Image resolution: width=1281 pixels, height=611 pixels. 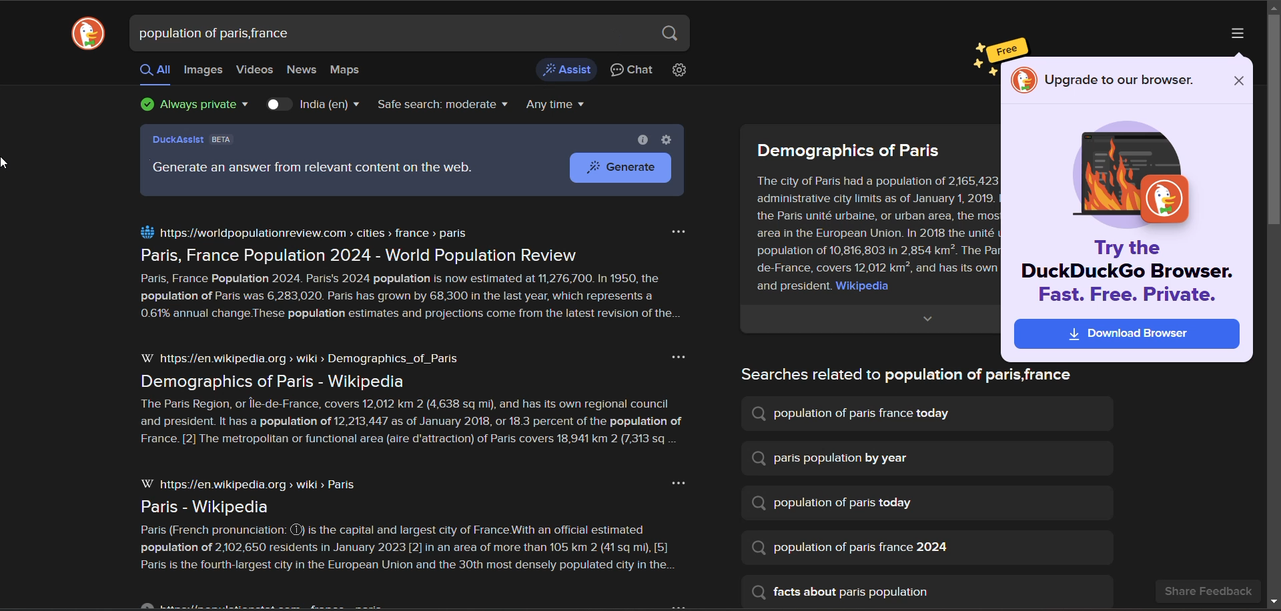 What do you see at coordinates (155, 71) in the screenshot?
I see `all` at bounding box center [155, 71].